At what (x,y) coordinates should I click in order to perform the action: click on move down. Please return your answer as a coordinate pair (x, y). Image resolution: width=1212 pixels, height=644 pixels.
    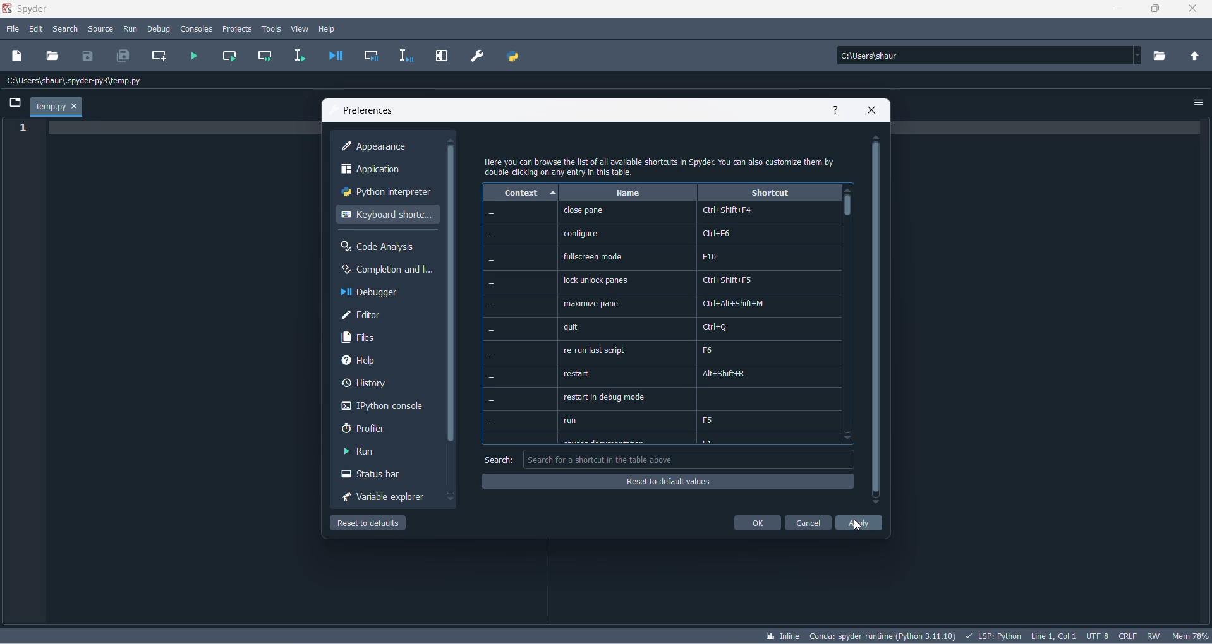
    Looking at the image, I should click on (452, 500).